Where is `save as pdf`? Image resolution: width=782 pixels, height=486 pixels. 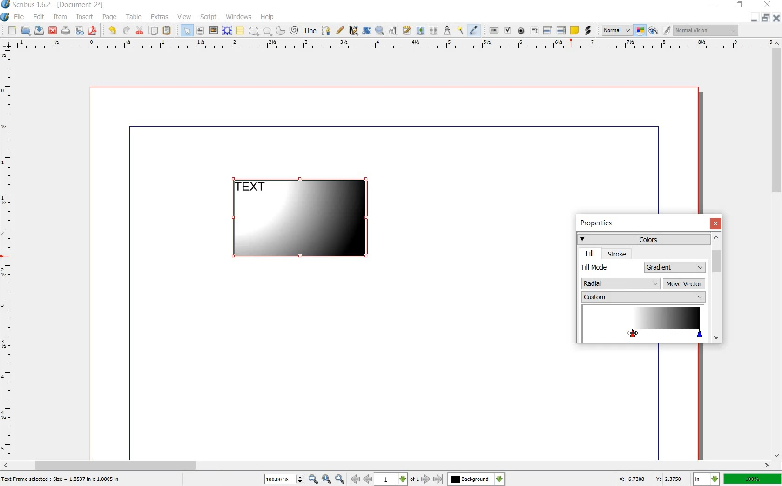
save as pdf is located at coordinates (93, 31).